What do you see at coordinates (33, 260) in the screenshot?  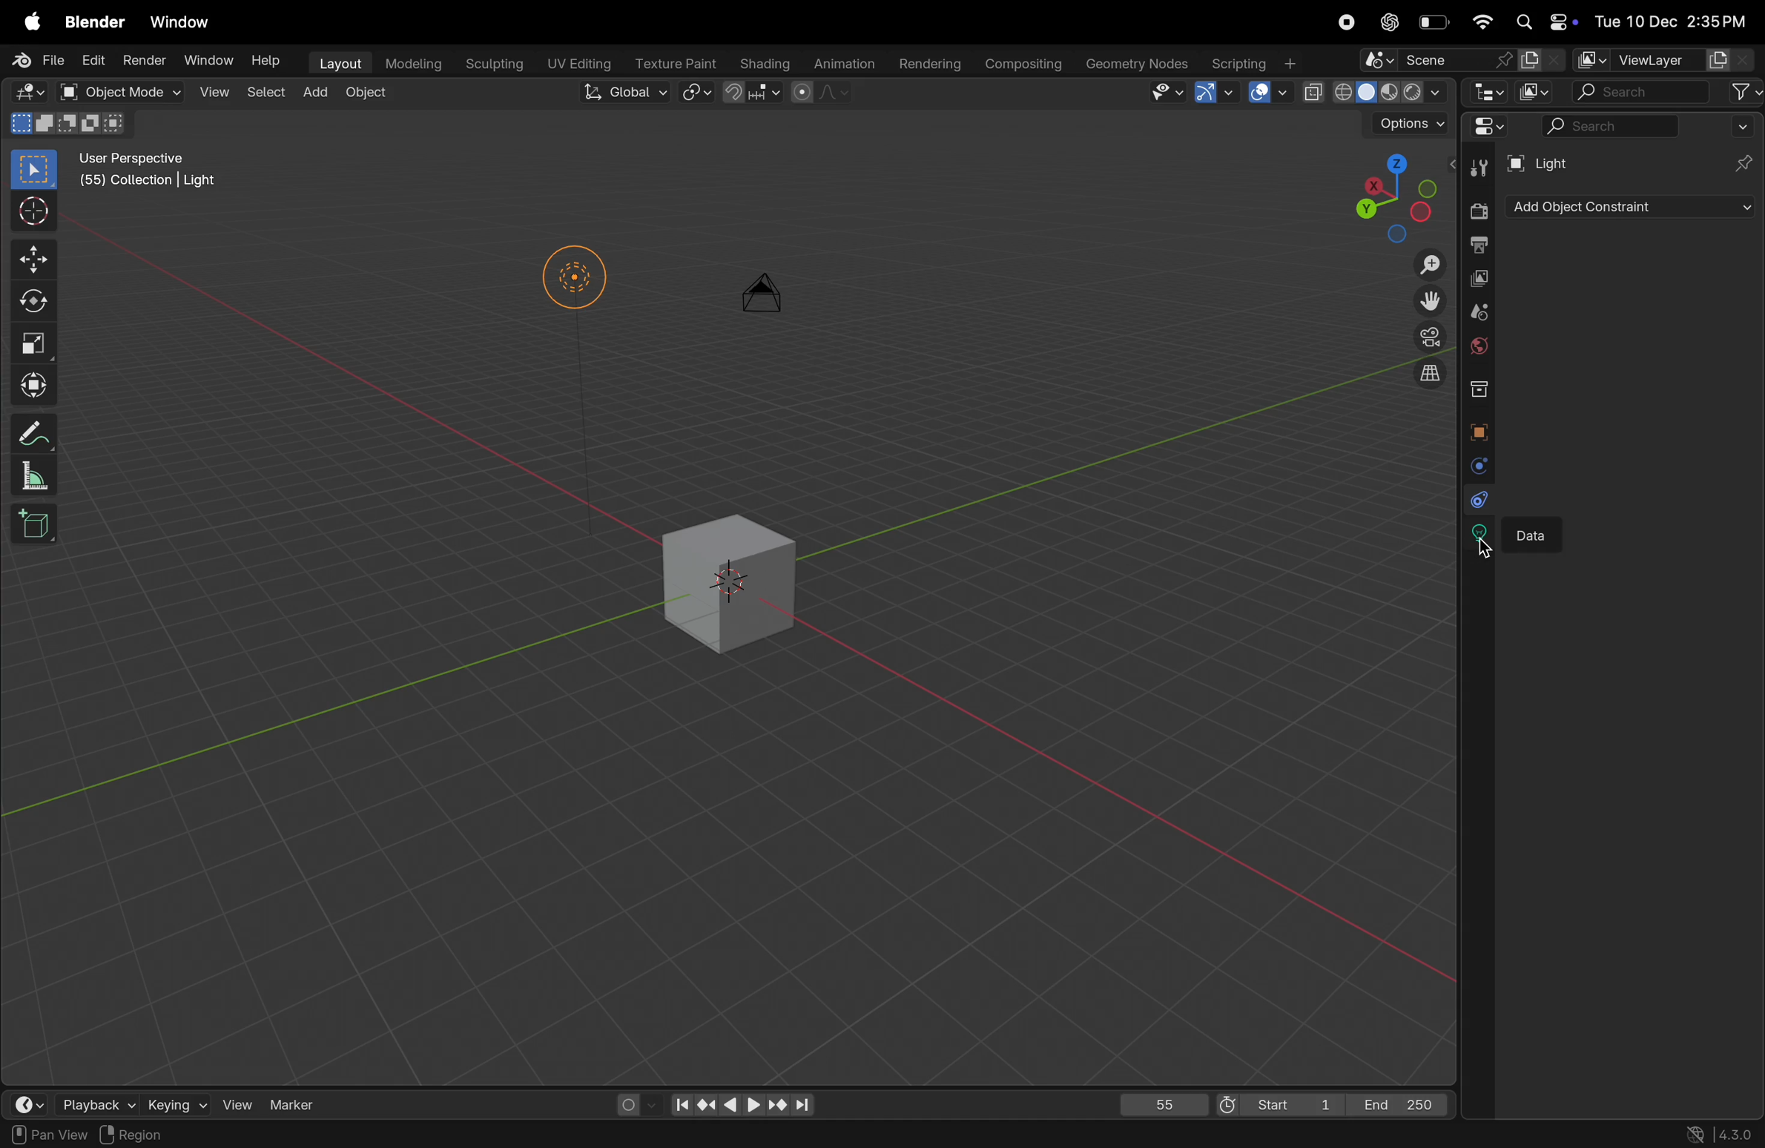 I see `move` at bounding box center [33, 260].